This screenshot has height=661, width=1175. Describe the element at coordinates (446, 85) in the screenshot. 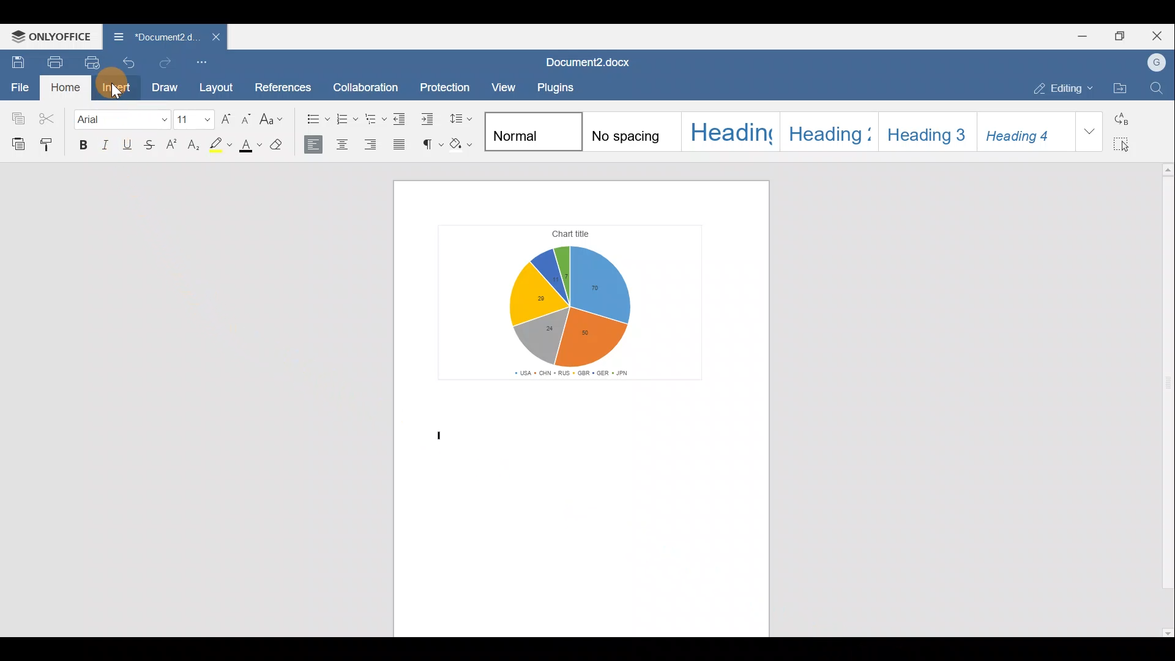

I see `Protection` at that location.